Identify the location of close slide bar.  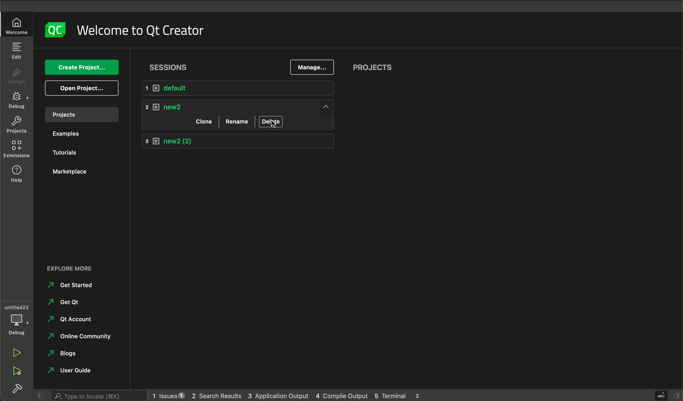
(41, 395).